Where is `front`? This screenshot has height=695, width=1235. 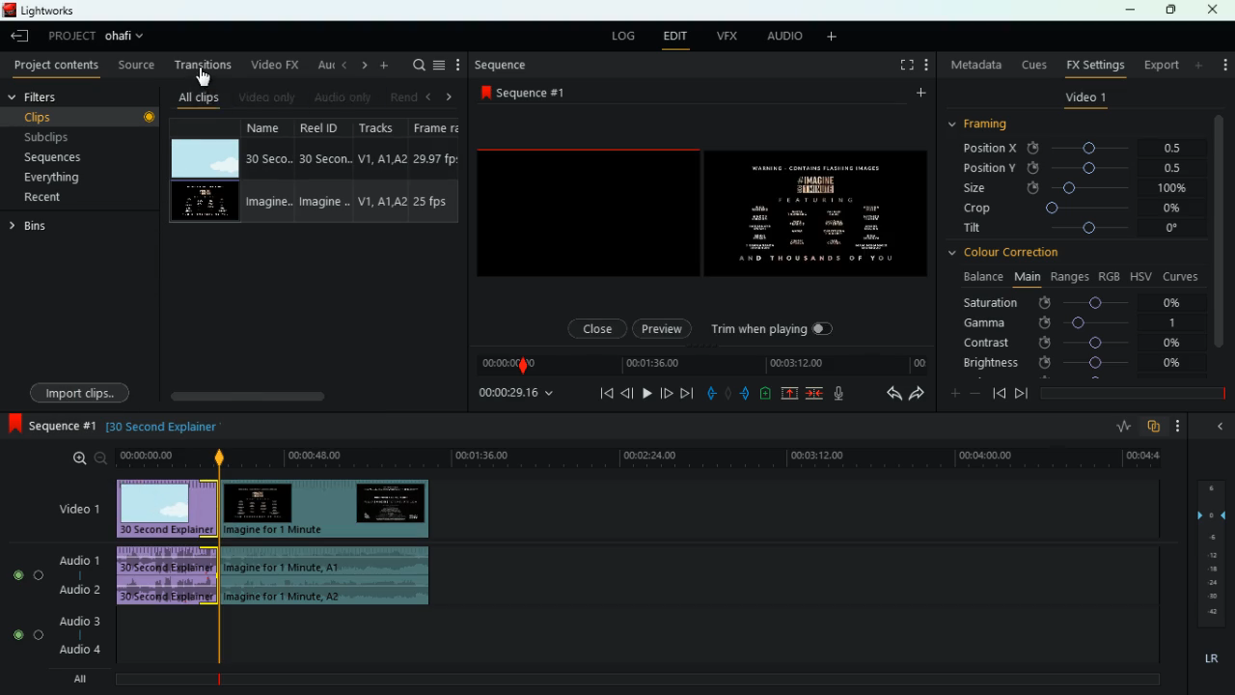
front is located at coordinates (1022, 393).